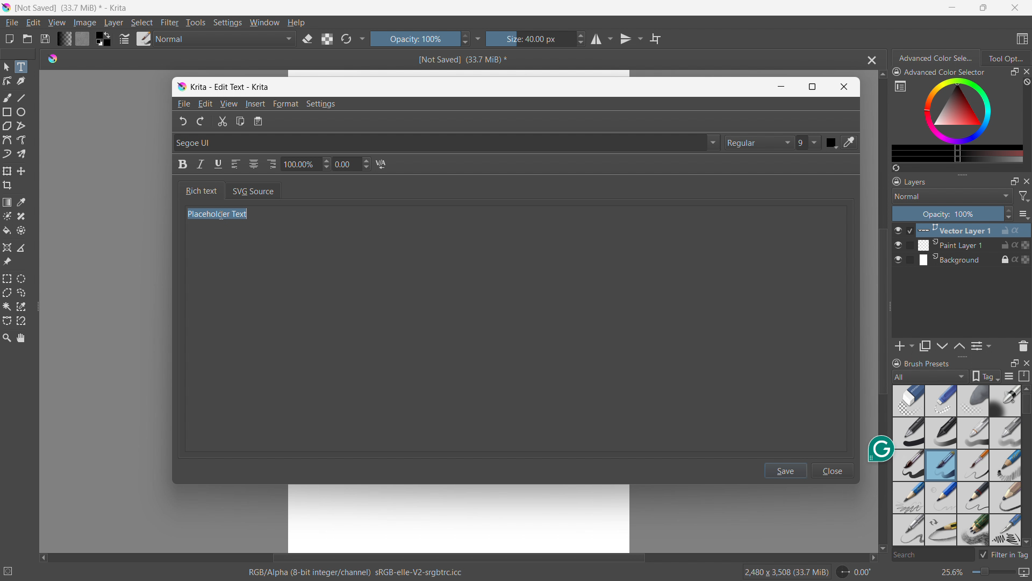  What do you see at coordinates (7, 154) in the screenshot?
I see `dynamic brush tool` at bounding box center [7, 154].